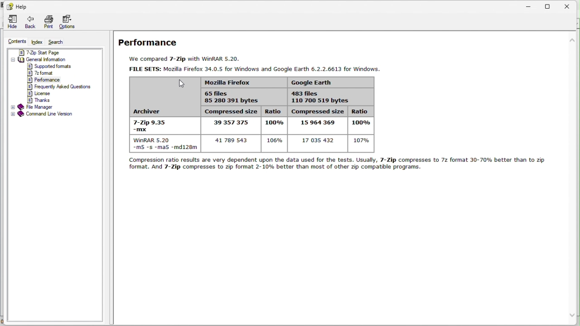  I want to click on 7 zip Start page, so click(45, 52).